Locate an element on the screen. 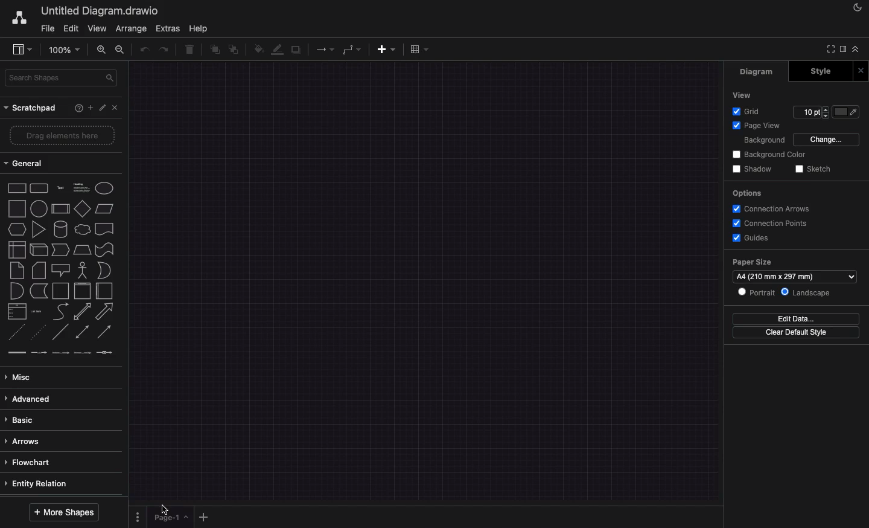 This screenshot has height=528, width=869. and is located at coordinates (17, 291).